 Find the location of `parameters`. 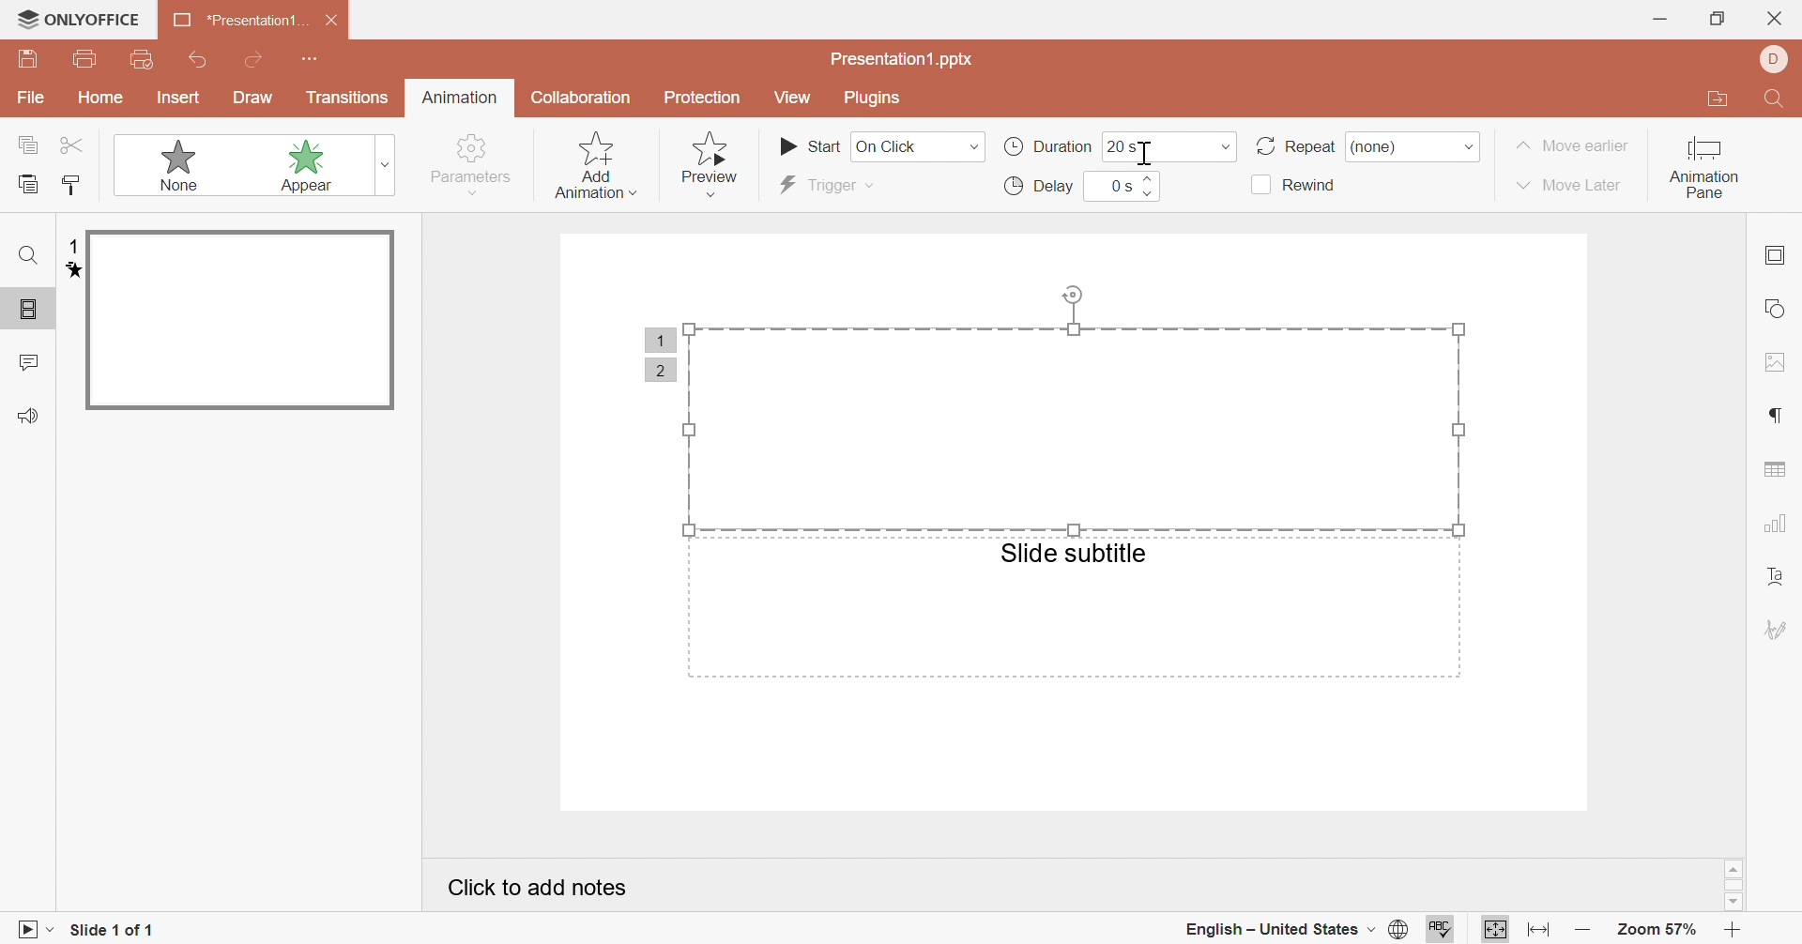

parameters is located at coordinates (473, 164).